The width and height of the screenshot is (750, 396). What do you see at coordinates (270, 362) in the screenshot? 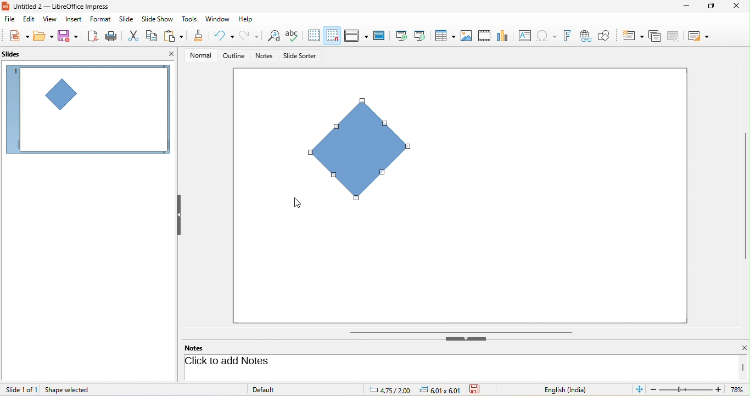
I see `click to add notes` at bounding box center [270, 362].